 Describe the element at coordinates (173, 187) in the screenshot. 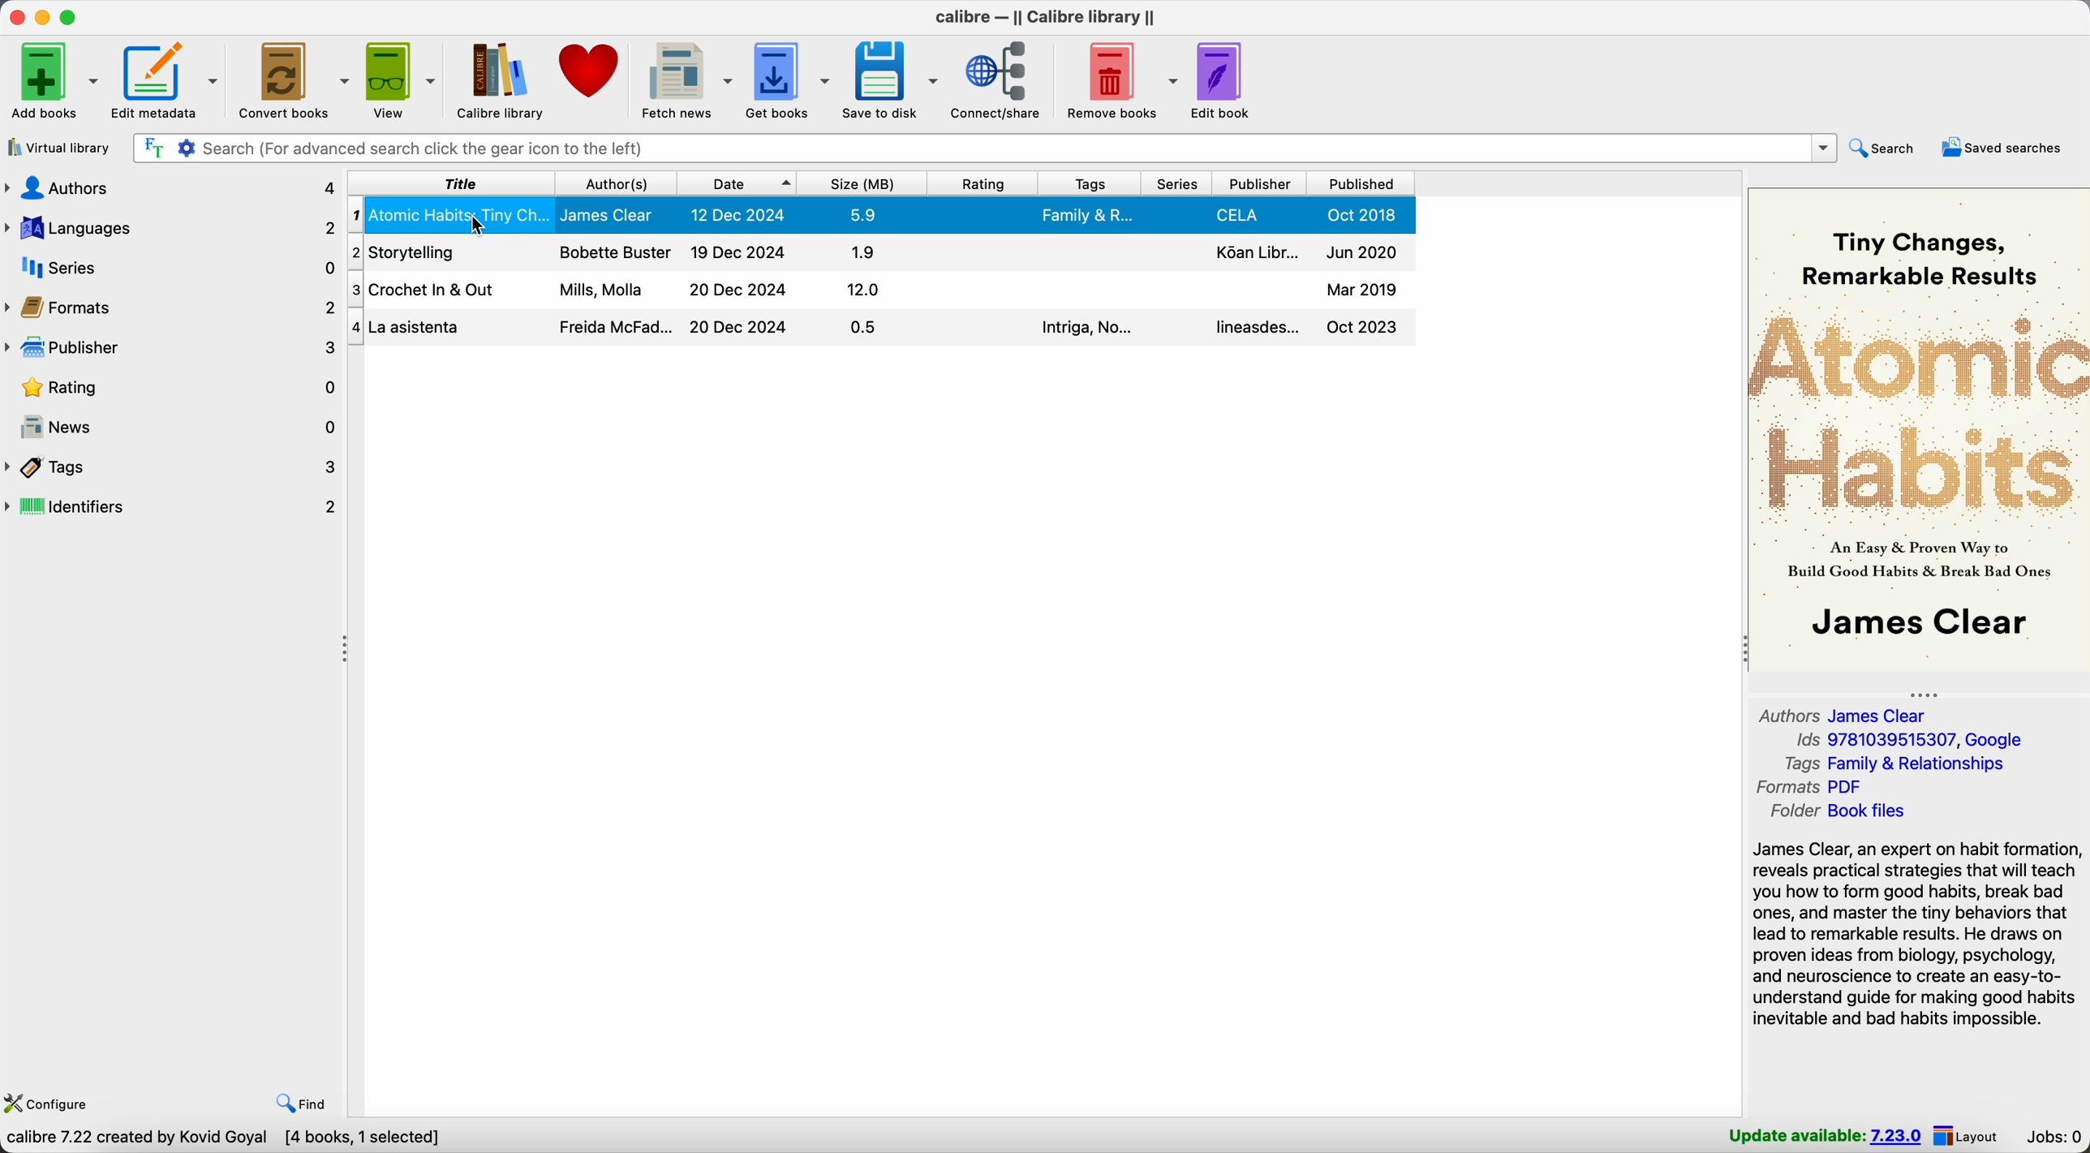

I see `authors` at that location.